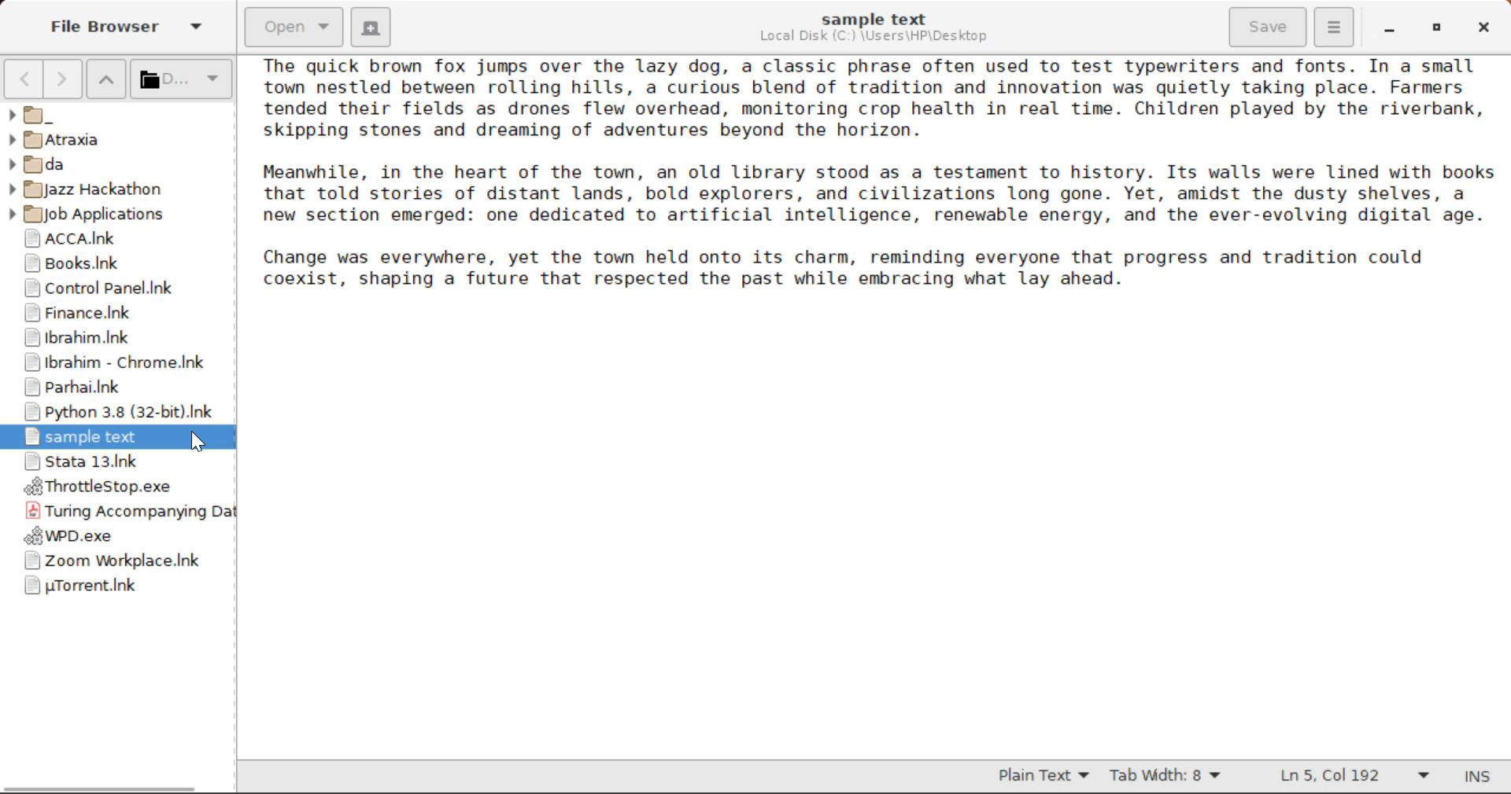 The width and height of the screenshot is (1511, 794). I want to click on Control Panel Shortcut, so click(117, 288).